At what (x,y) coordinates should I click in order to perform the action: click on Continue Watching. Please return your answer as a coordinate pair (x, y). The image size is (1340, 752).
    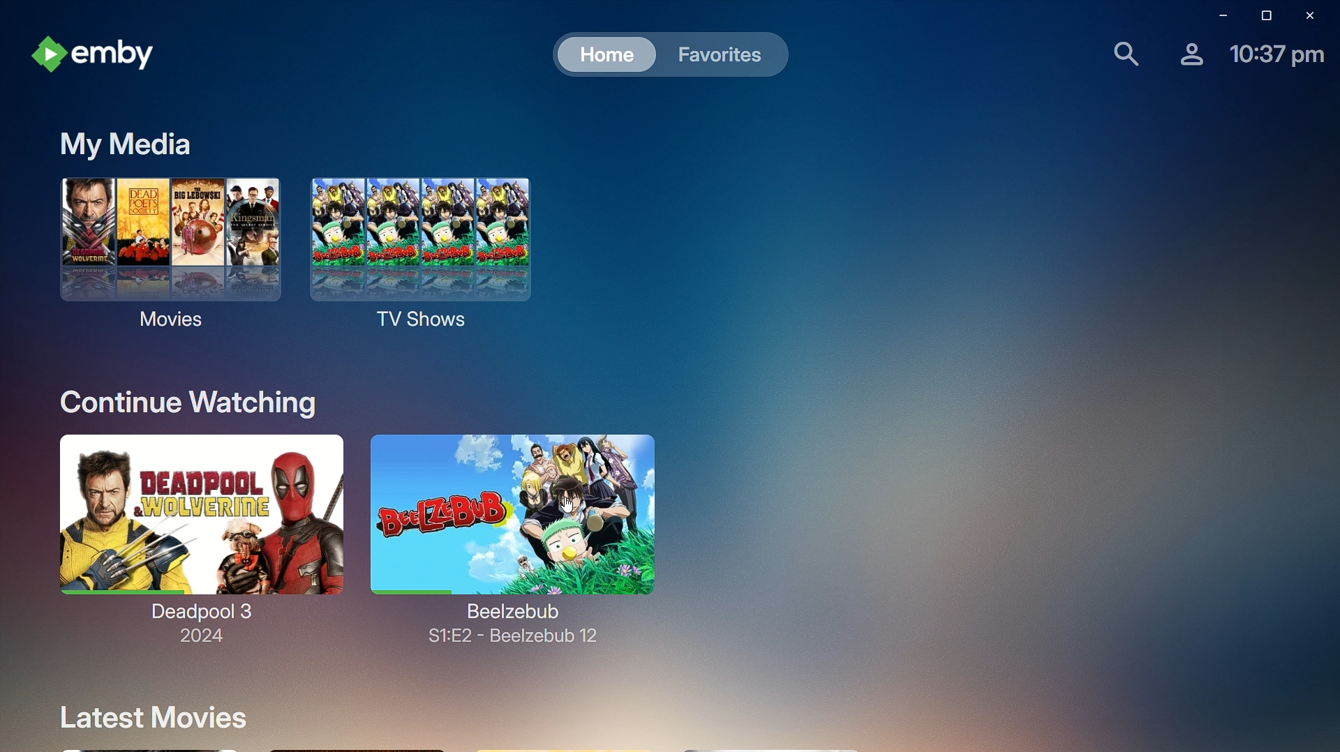
    Looking at the image, I should click on (191, 404).